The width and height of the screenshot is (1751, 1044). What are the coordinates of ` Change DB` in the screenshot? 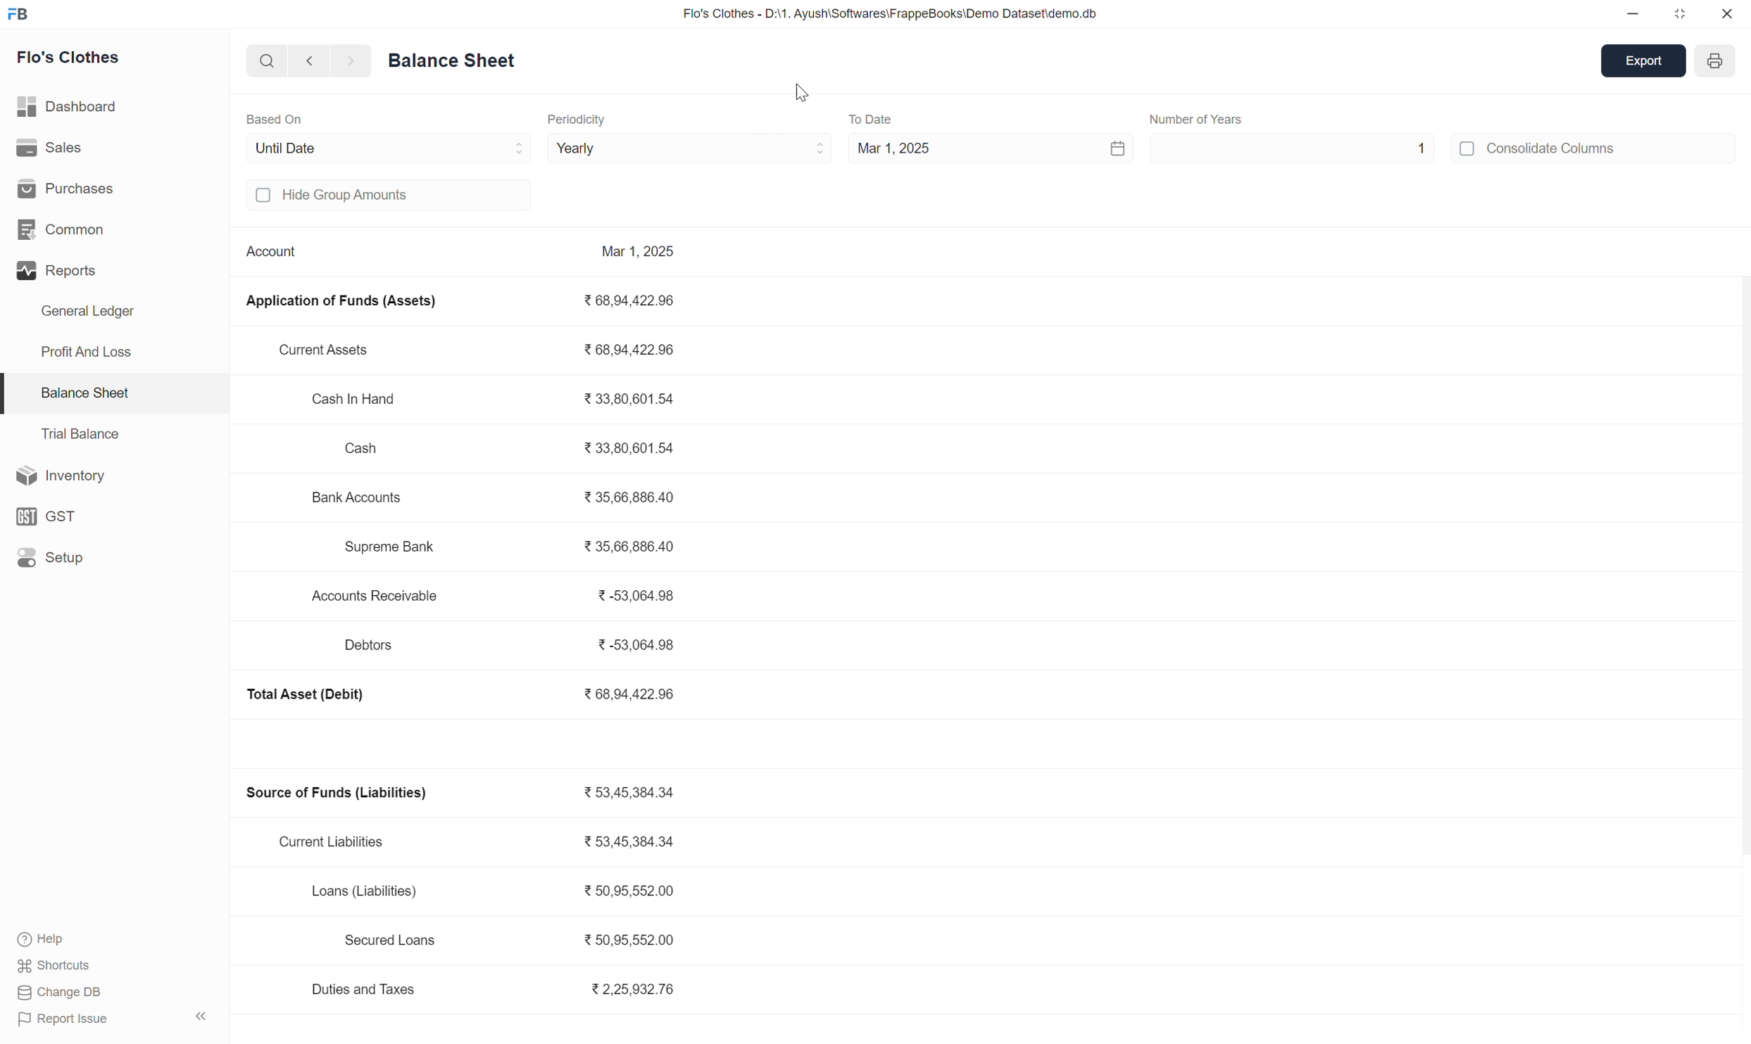 It's located at (57, 995).